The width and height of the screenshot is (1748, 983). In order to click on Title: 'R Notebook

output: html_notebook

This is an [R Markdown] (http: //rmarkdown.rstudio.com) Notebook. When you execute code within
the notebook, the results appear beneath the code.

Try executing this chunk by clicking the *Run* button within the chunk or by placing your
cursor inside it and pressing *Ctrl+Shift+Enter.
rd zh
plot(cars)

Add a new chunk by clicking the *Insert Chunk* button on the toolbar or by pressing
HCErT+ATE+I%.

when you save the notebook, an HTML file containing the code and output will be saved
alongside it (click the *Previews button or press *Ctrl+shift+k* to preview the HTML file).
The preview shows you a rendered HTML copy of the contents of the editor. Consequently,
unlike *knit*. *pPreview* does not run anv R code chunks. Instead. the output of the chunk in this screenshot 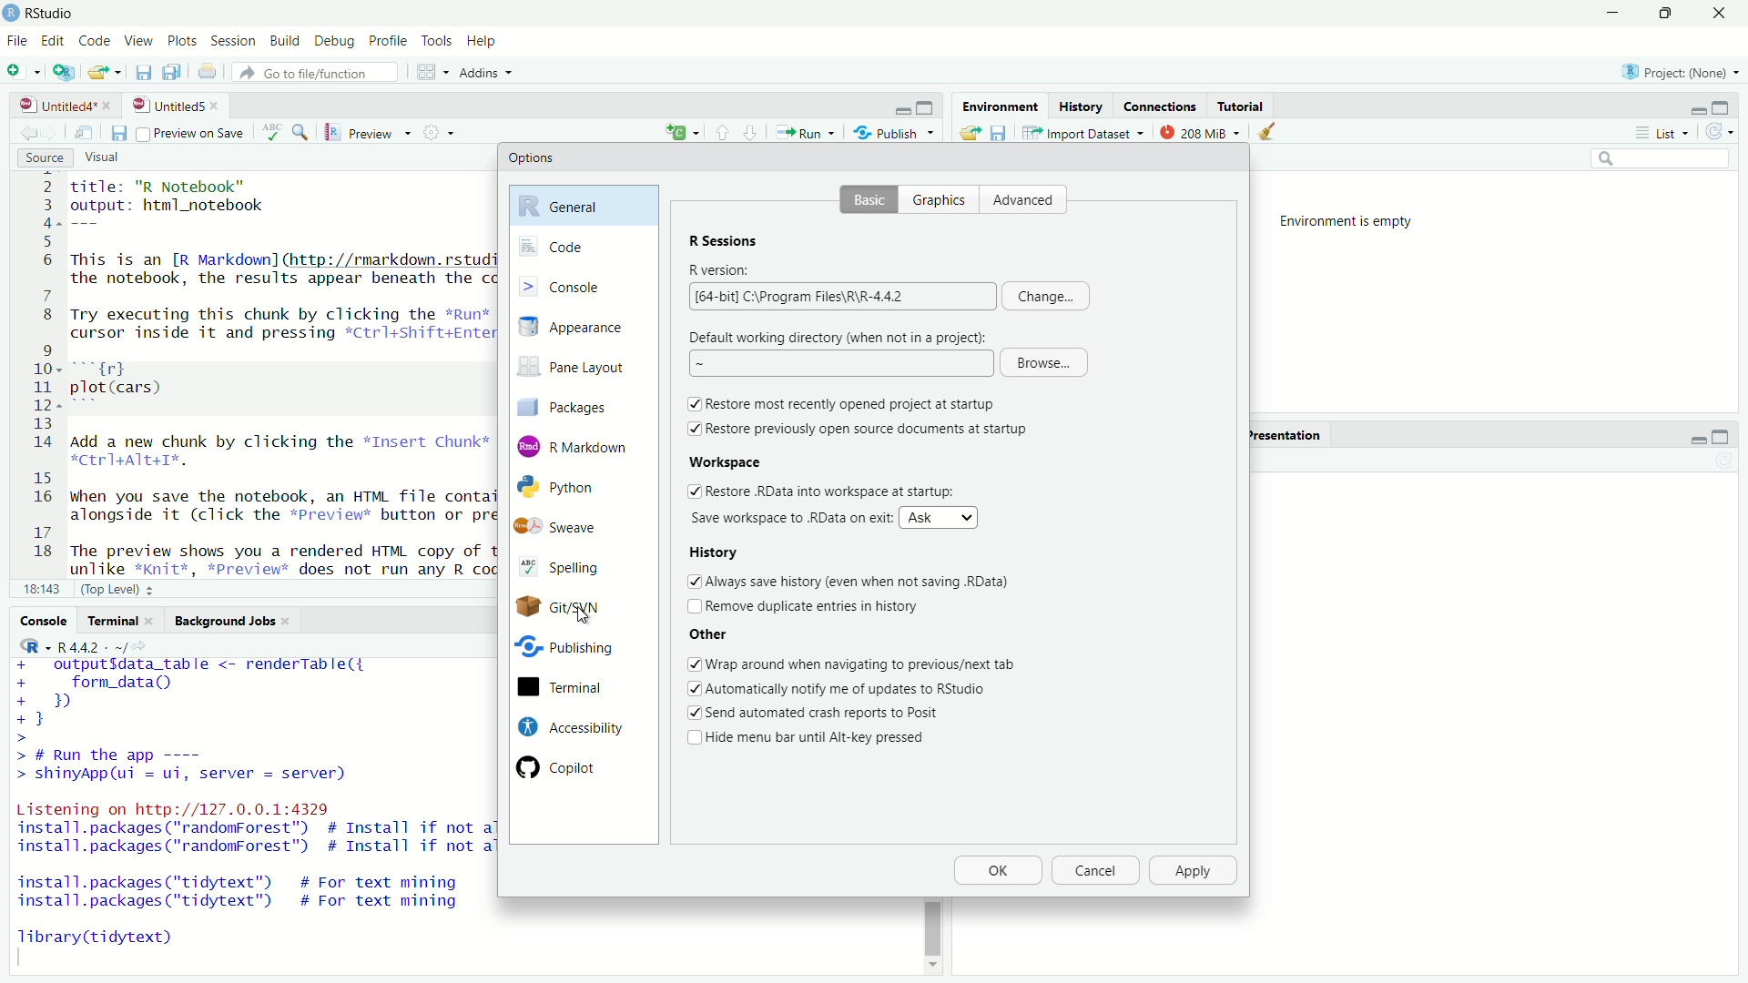, I will do `click(278, 375)`.